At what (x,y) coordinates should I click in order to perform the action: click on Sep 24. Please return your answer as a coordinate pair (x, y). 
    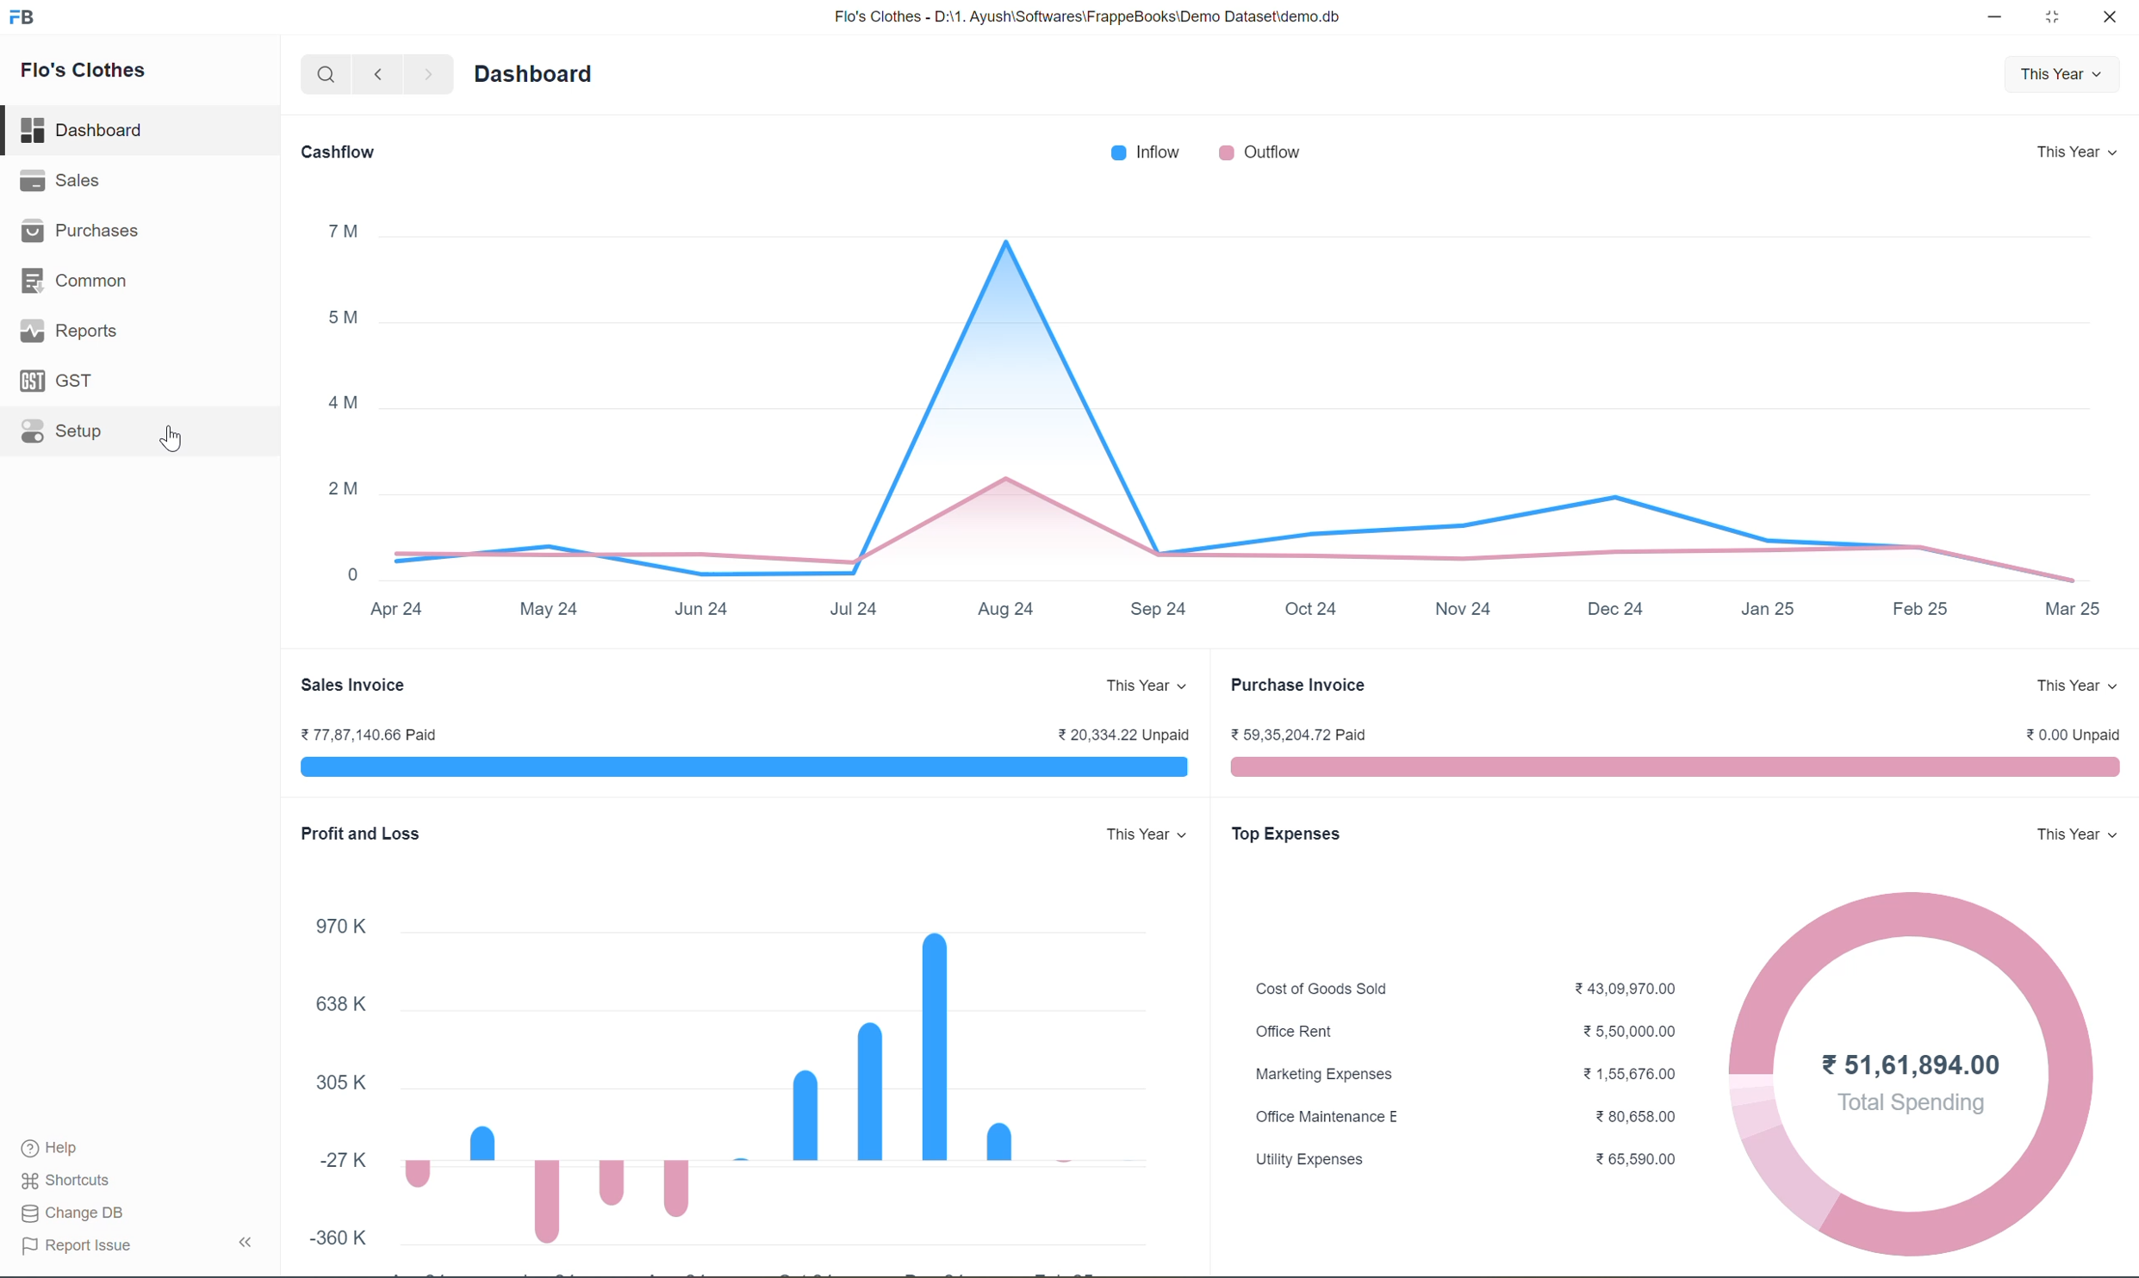
    Looking at the image, I should click on (1157, 610).